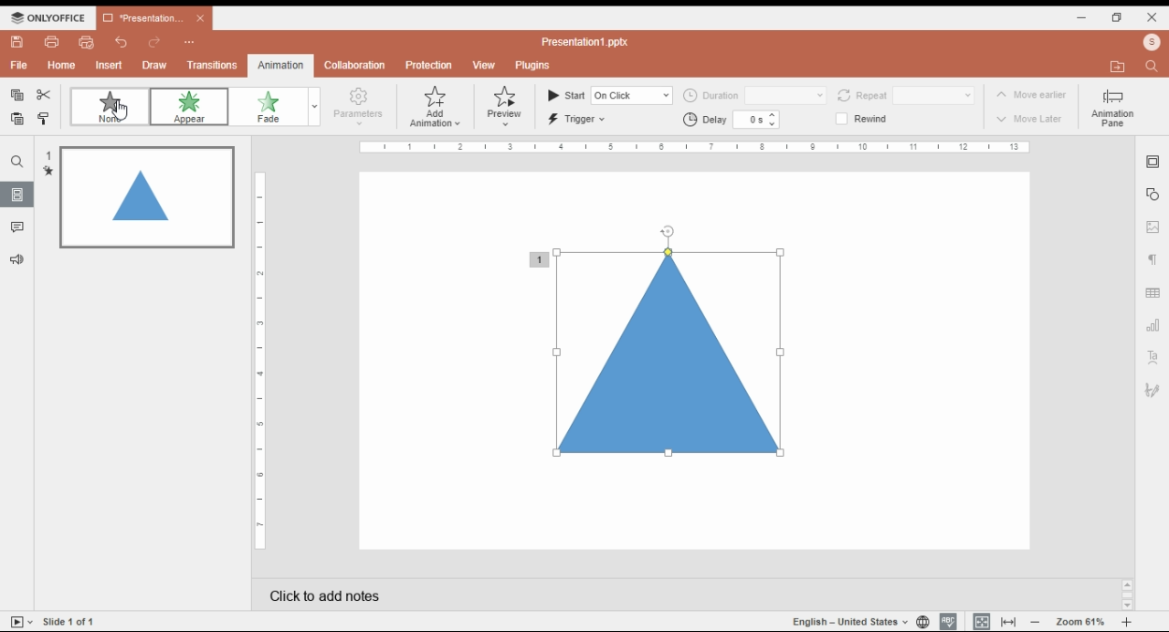 This screenshot has width=1169, height=632. What do you see at coordinates (191, 107) in the screenshot?
I see `animation: appear` at bounding box center [191, 107].